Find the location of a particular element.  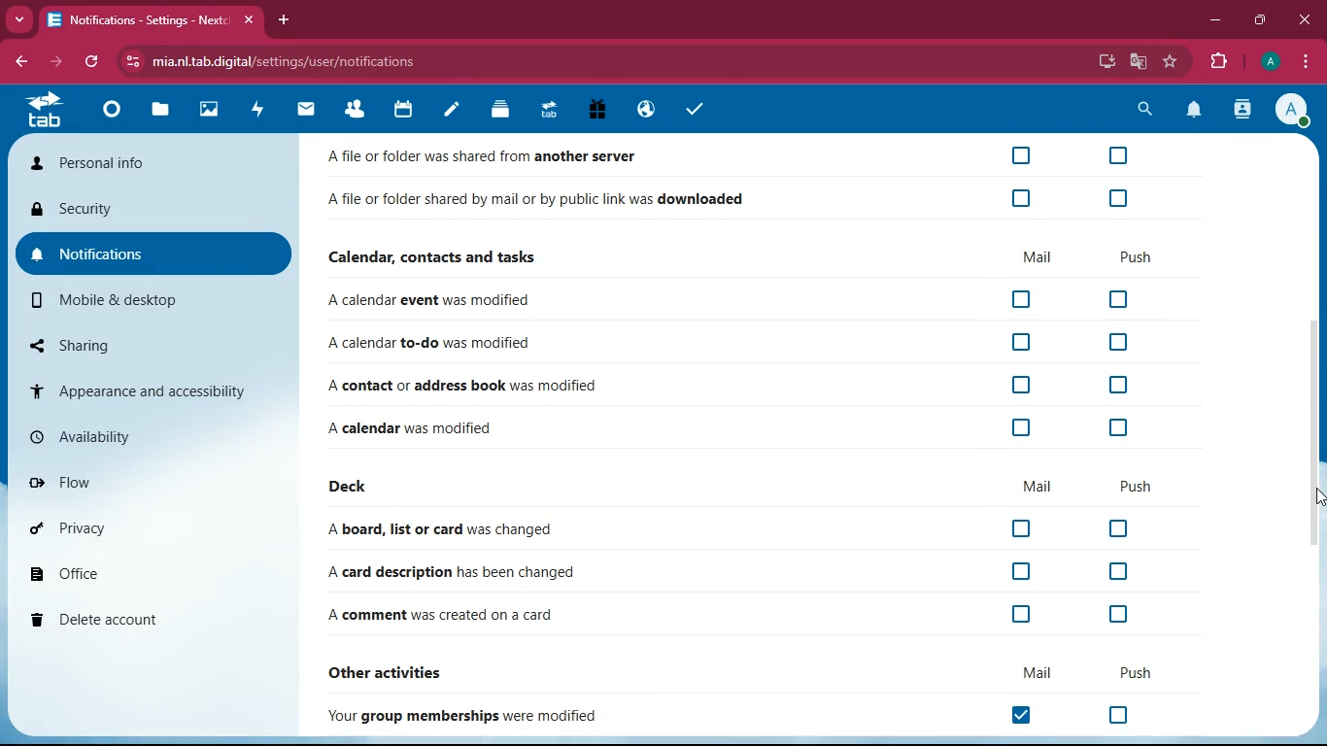

off is located at coordinates (1120, 195).